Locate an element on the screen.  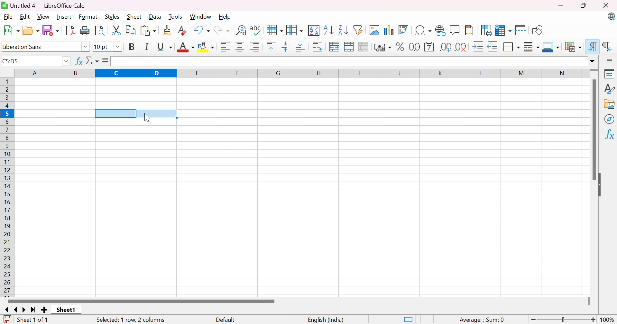
Toggle Print Preview is located at coordinates (100, 30).